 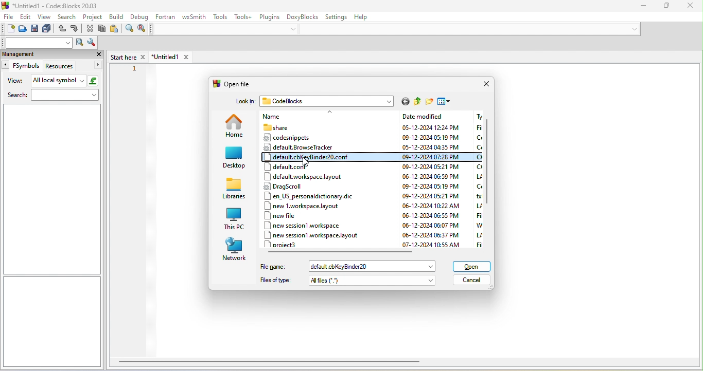 What do you see at coordinates (692, 7) in the screenshot?
I see `close` at bounding box center [692, 7].